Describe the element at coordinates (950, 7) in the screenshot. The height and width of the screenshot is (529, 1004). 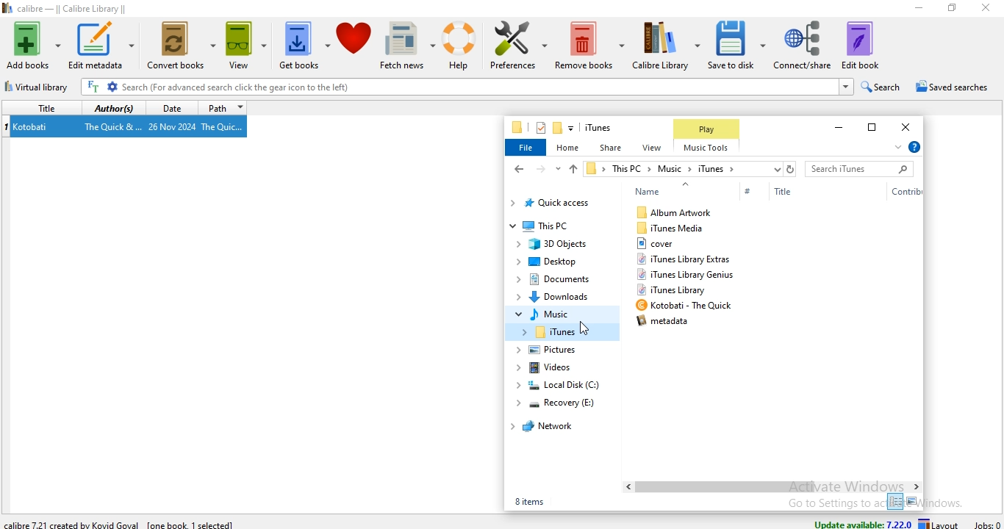
I see `restore` at that location.